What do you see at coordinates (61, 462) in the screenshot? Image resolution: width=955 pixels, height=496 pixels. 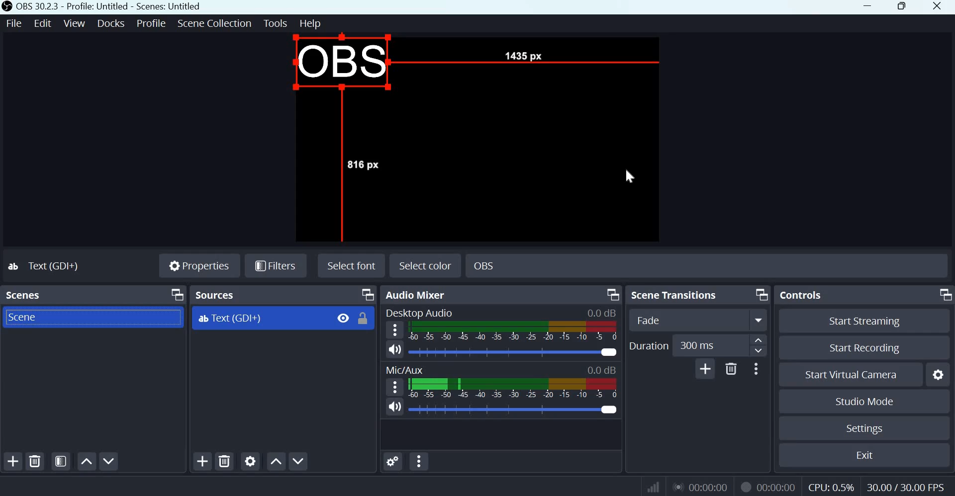 I see `Open scene filters` at bounding box center [61, 462].